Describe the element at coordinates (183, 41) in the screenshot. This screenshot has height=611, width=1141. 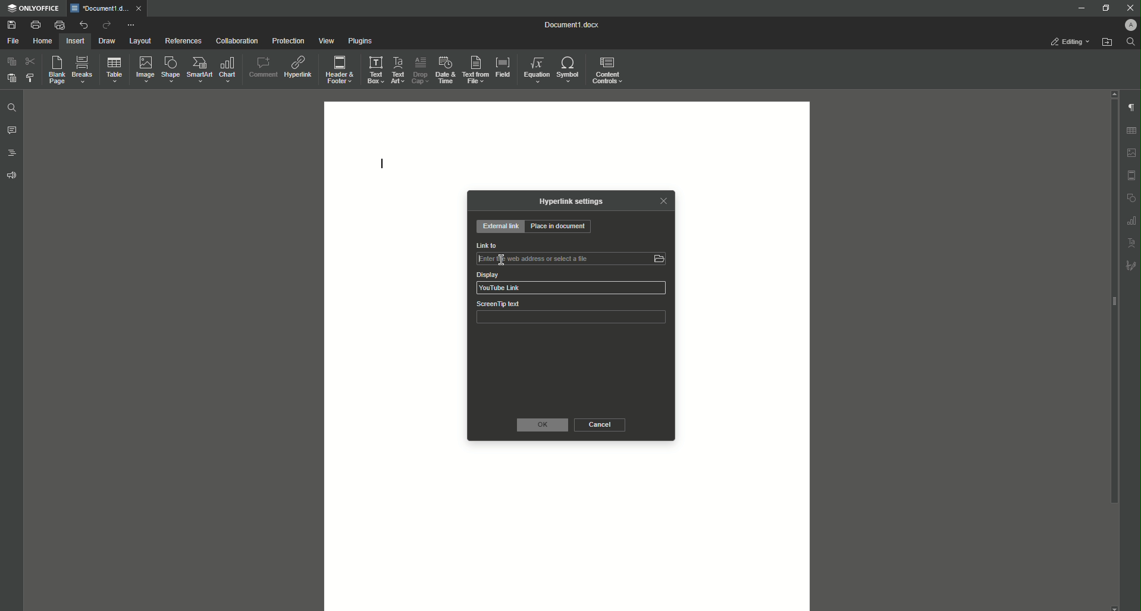
I see `References` at that location.